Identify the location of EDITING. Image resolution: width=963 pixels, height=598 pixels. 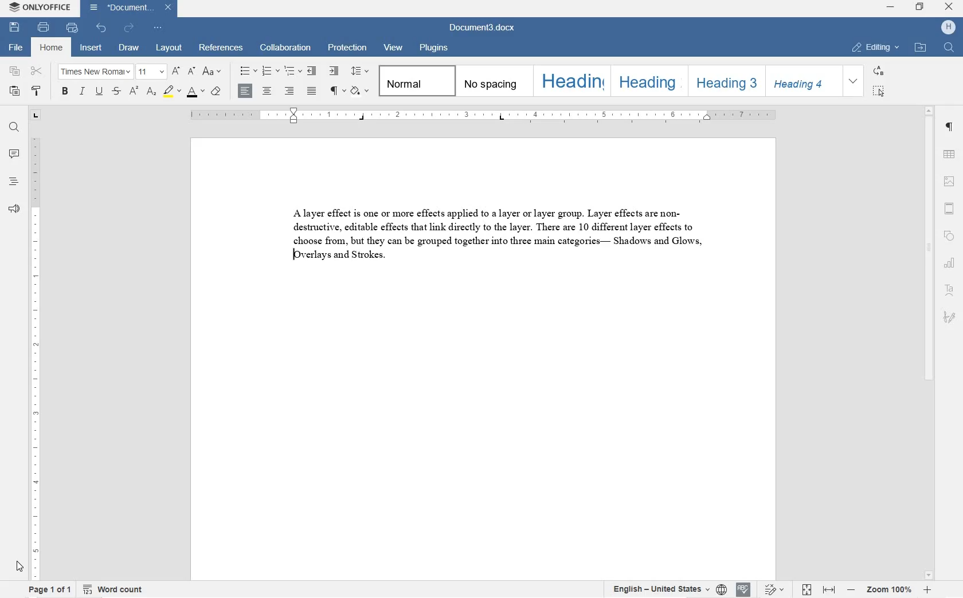
(878, 48).